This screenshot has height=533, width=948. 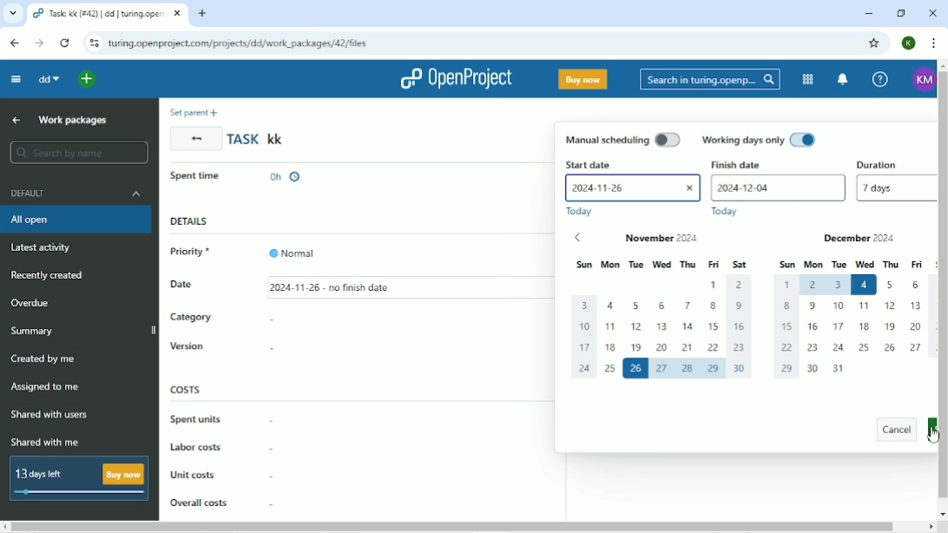 I want to click on Back, so click(x=14, y=43).